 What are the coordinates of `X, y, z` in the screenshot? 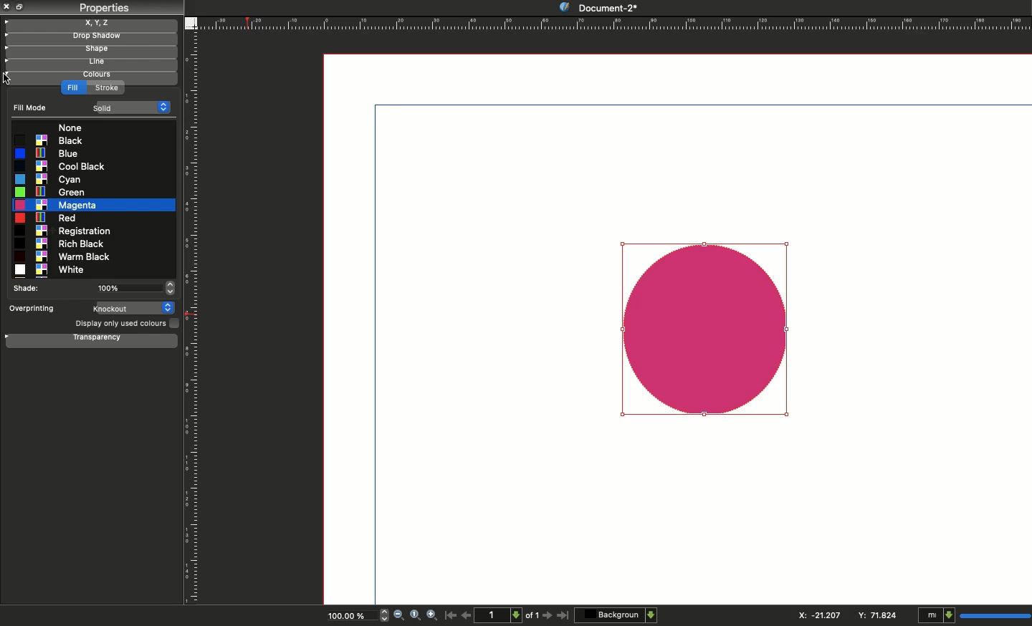 It's located at (91, 23).